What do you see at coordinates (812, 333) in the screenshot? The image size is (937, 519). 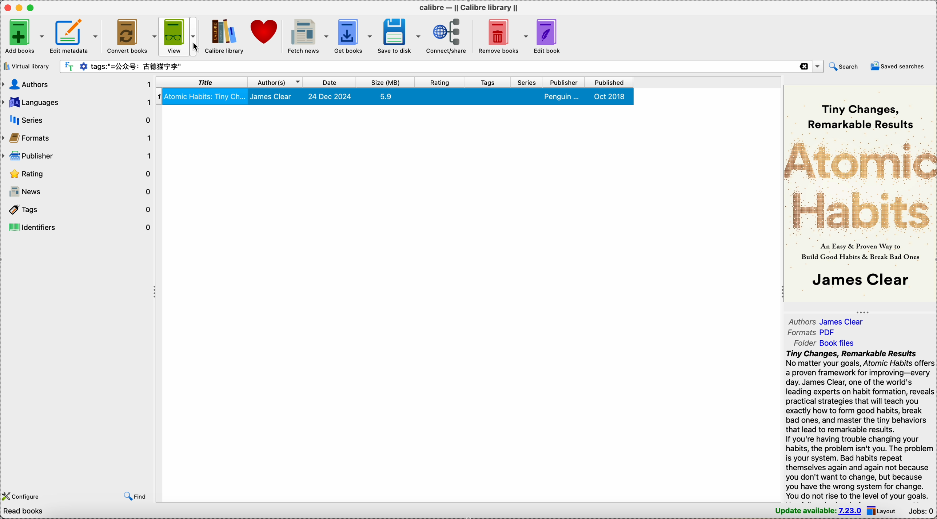 I see `formats` at bounding box center [812, 333].